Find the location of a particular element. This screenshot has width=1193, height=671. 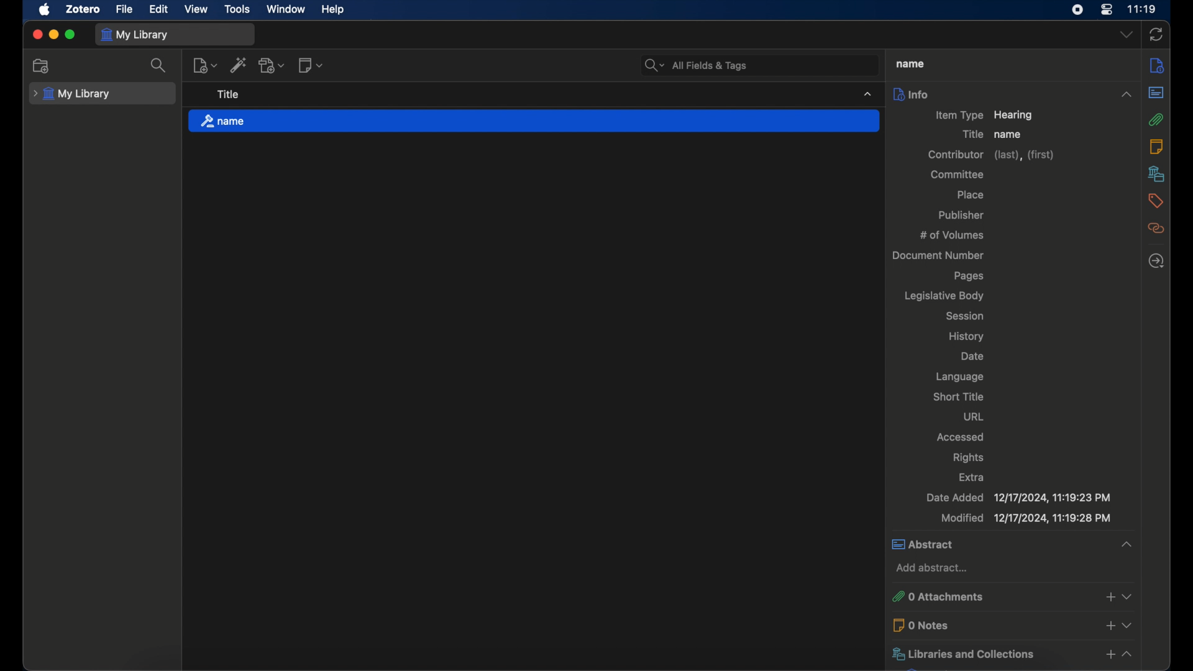

info is located at coordinates (1156, 66).